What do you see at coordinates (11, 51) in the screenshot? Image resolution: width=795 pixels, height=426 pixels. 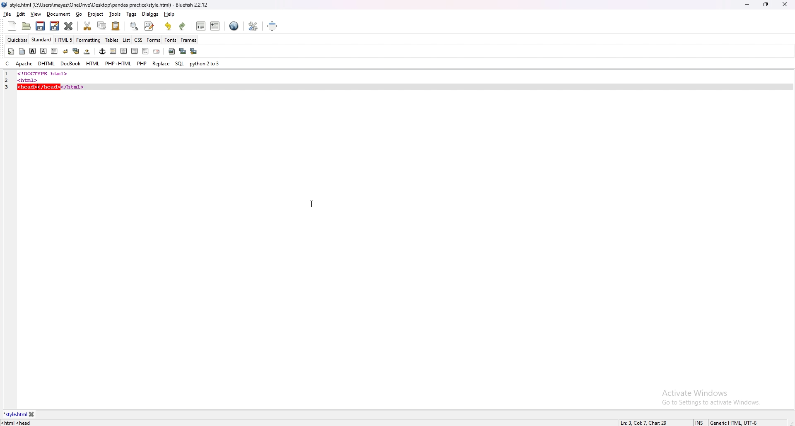 I see `quickstart` at bounding box center [11, 51].